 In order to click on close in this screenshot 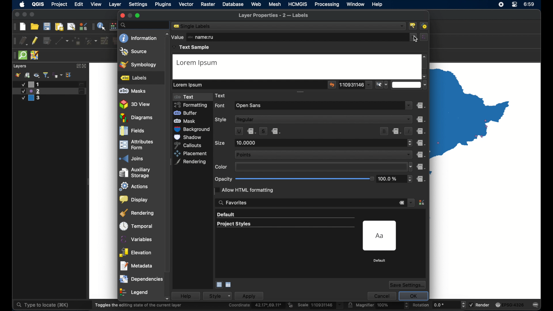, I will do `click(122, 16)`.